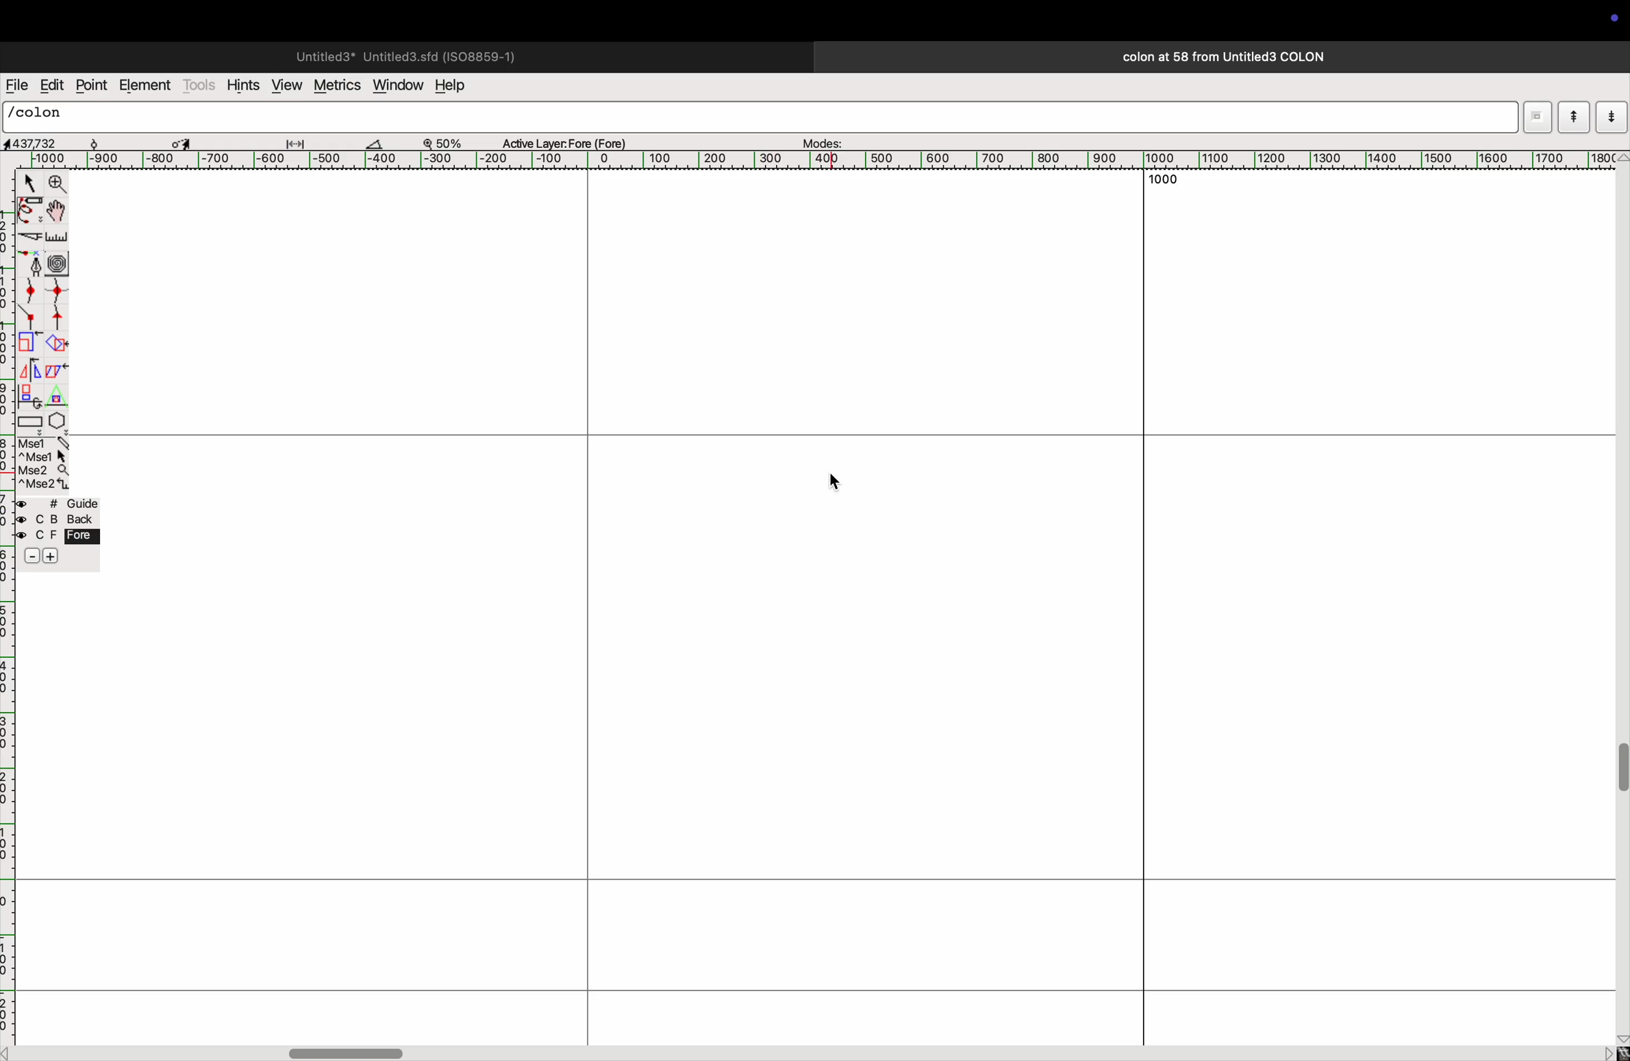  I want to click on knife, so click(29, 239).